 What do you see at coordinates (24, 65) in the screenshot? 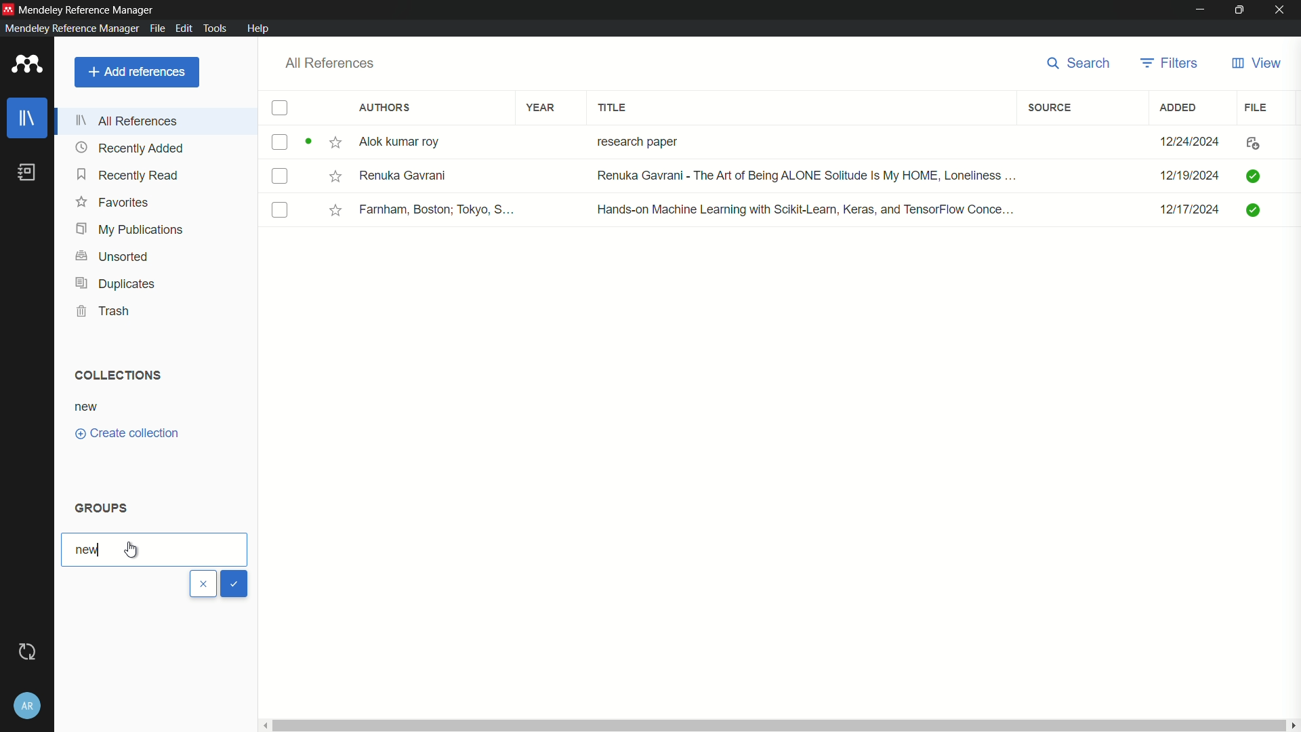
I see `app icon` at bounding box center [24, 65].